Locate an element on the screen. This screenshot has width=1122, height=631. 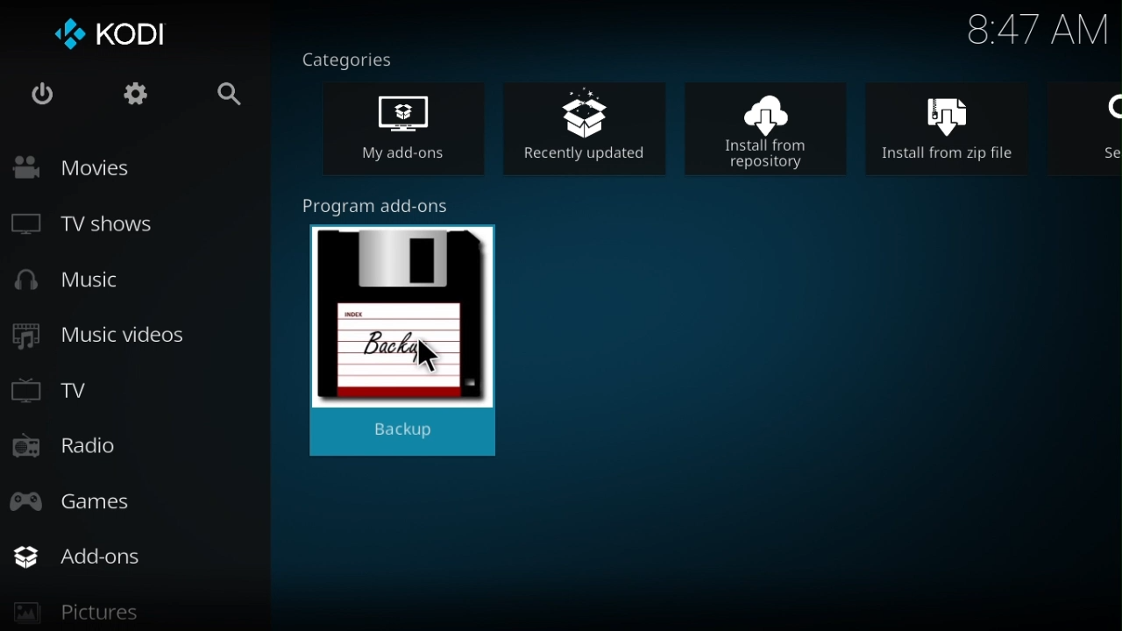
My add- on is located at coordinates (418, 131).